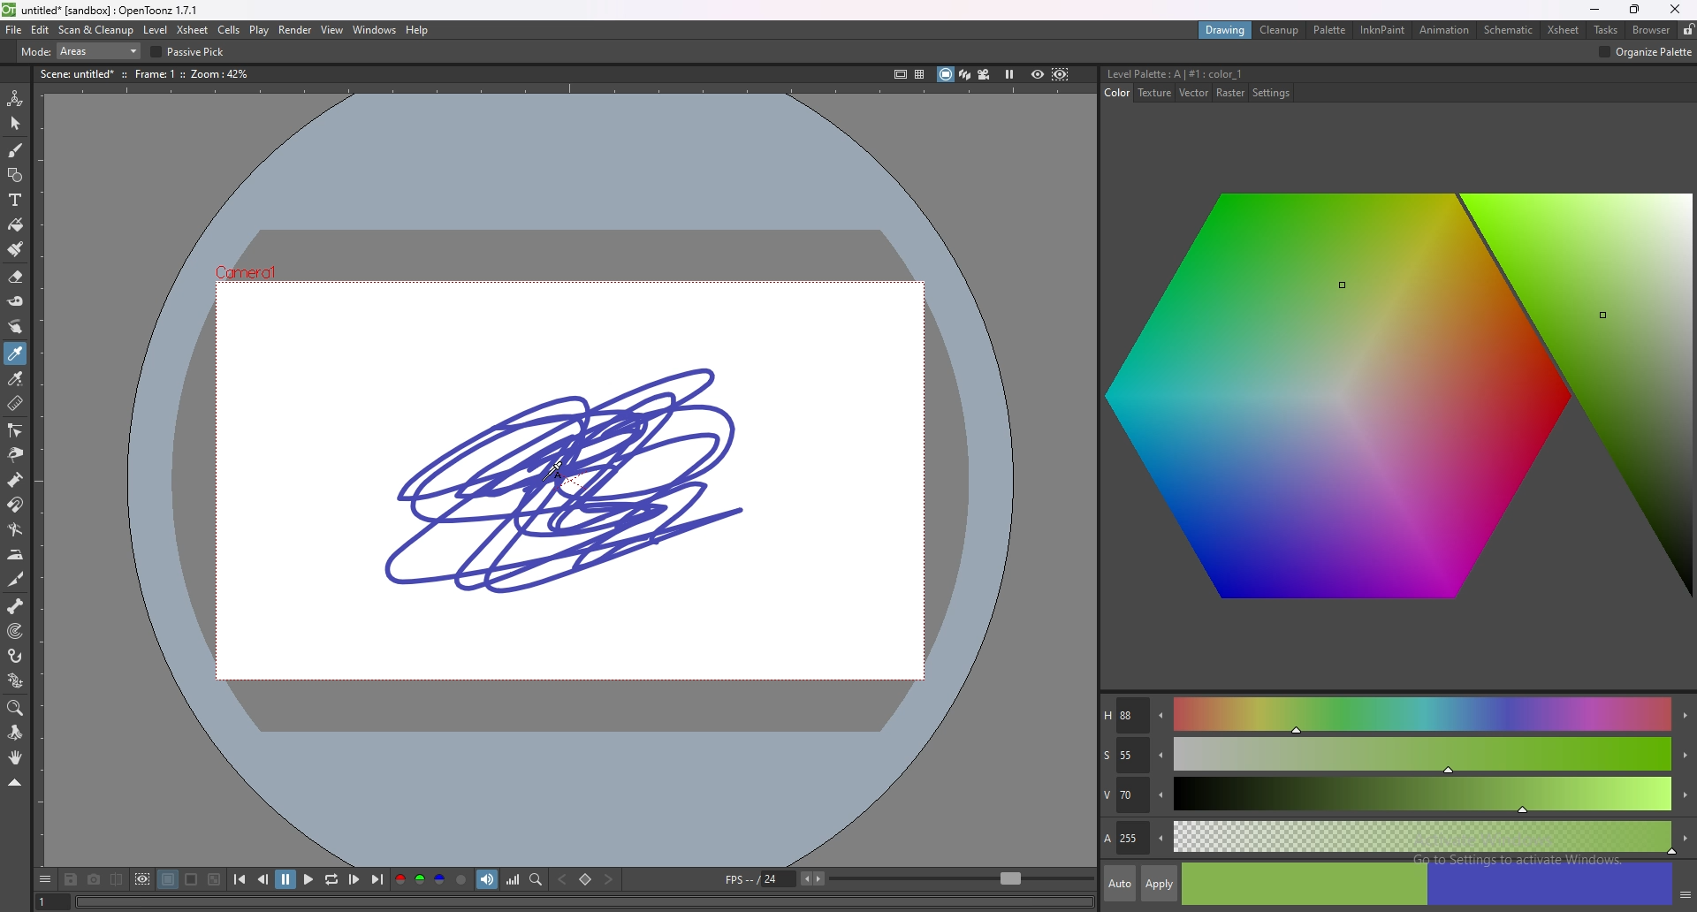 Image resolution: width=1697 pixels, height=912 pixels. Describe the element at coordinates (1397, 836) in the screenshot. I see `alpha` at that location.